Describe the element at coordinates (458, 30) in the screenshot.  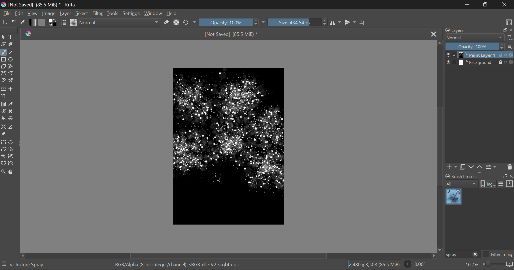
I see `Layers` at that location.